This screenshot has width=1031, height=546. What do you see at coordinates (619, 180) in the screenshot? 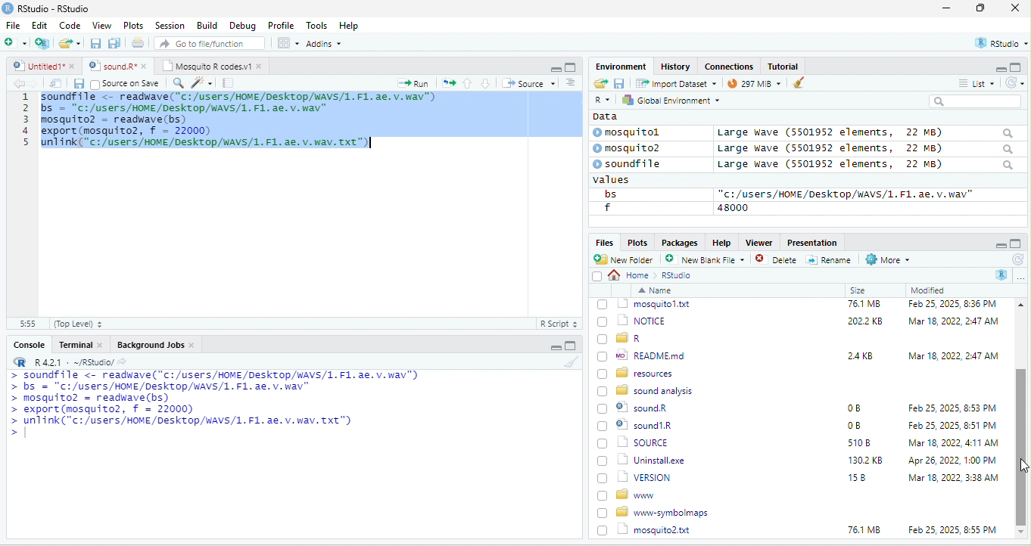
I see `values` at bounding box center [619, 180].